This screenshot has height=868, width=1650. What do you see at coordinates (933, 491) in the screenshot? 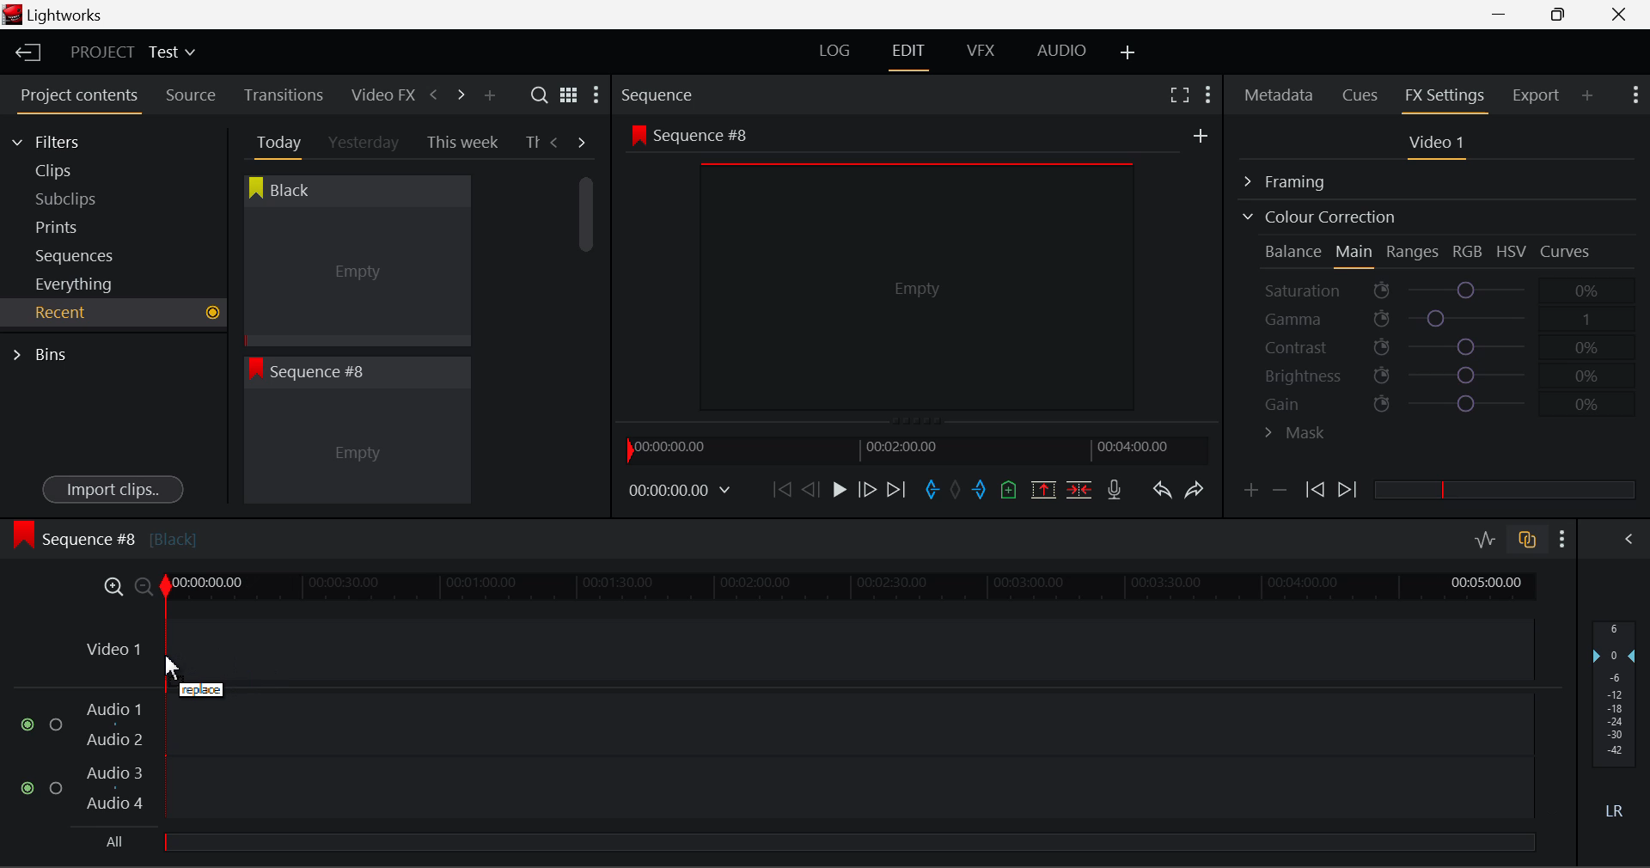
I see `Mark In` at bounding box center [933, 491].